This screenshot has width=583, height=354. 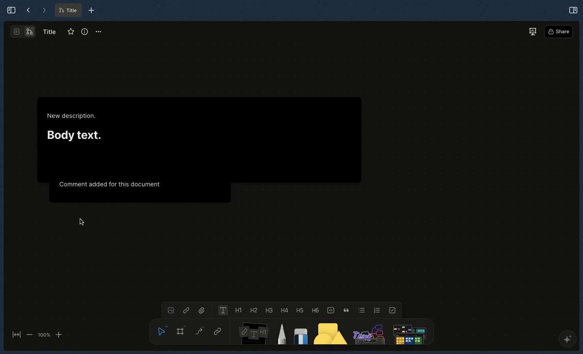 What do you see at coordinates (532, 31) in the screenshot?
I see `Present` at bounding box center [532, 31].